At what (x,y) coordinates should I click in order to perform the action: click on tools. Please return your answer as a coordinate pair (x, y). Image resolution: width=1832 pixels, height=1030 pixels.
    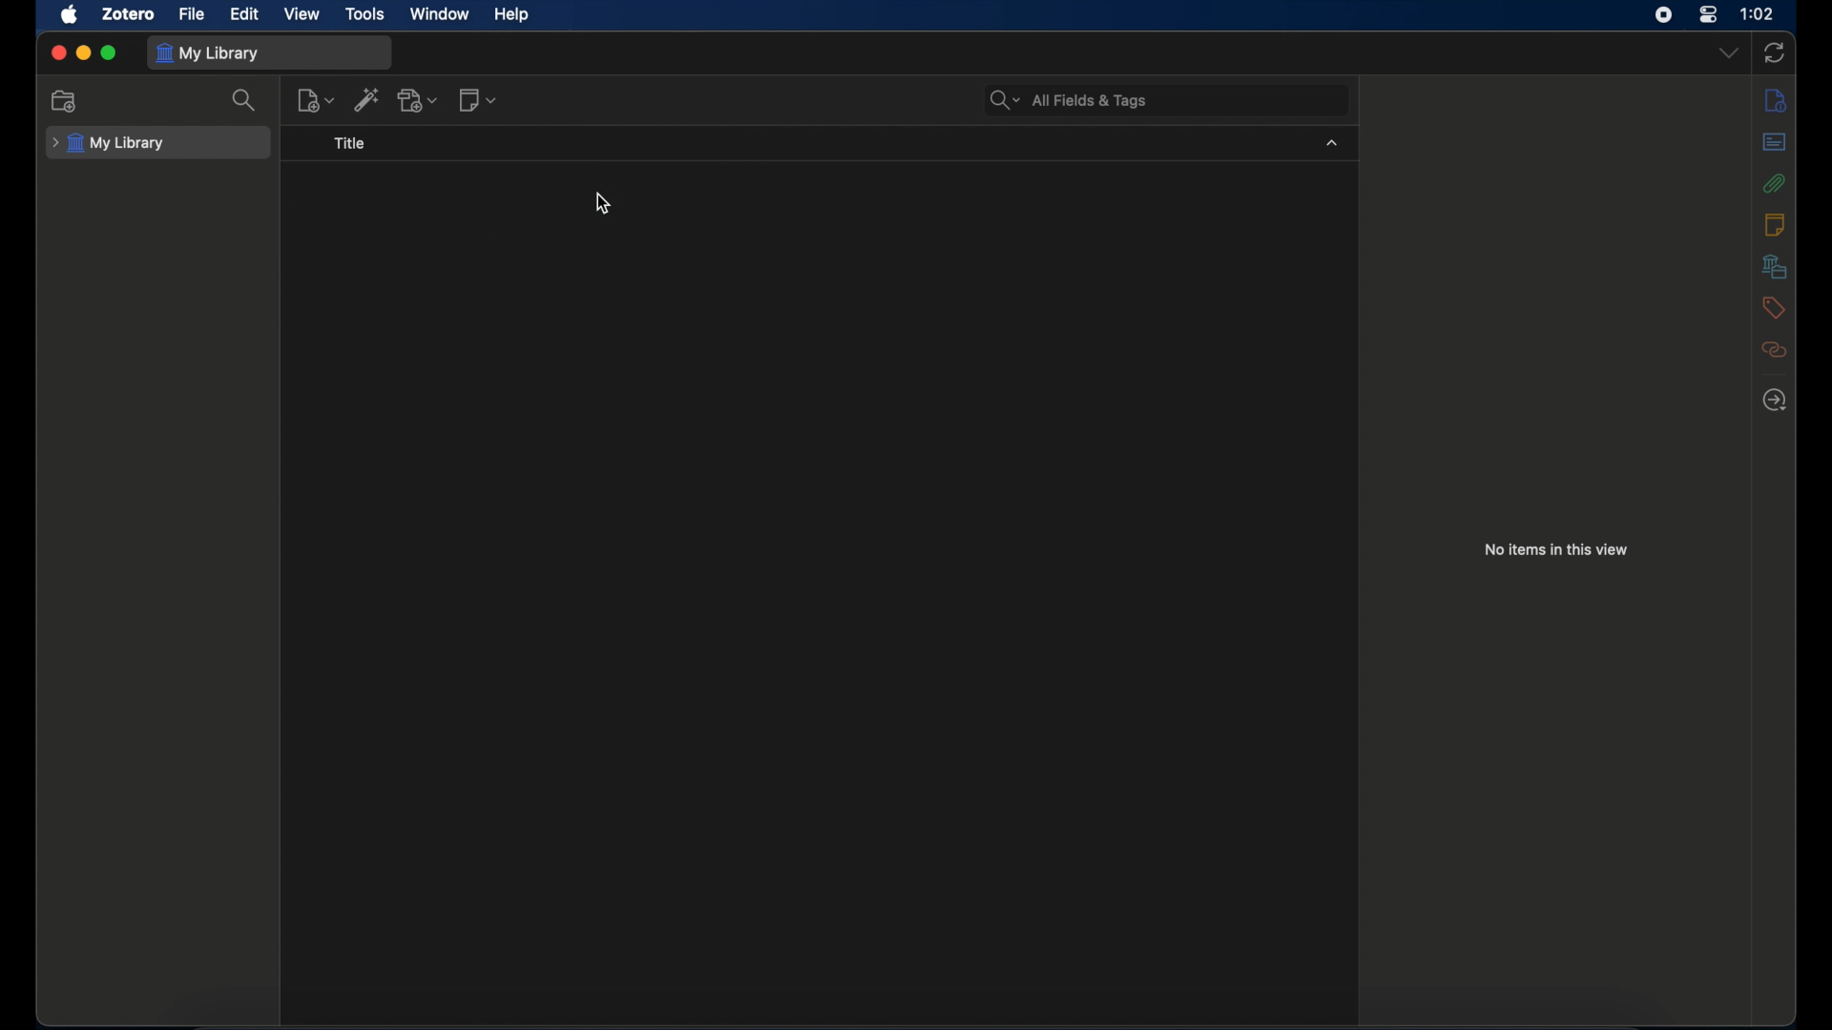
    Looking at the image, I should click on (365, 13).